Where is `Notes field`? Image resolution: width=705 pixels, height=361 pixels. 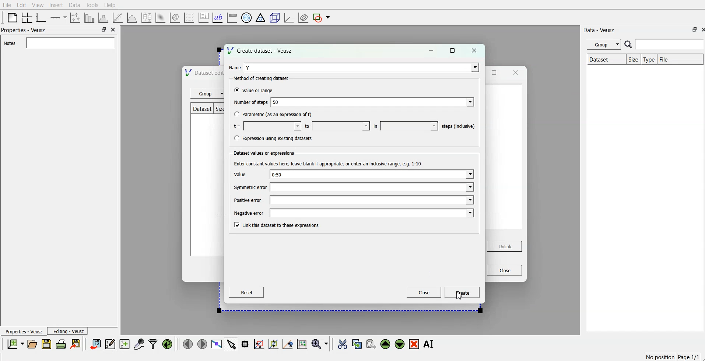
Notes field is located at coordinates (70, 42).